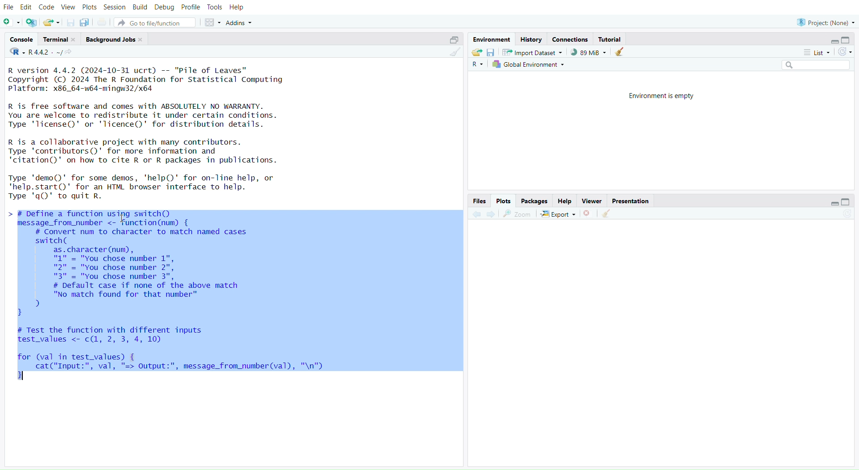  What do you see at coordinates (233, 295) in the screenshot?
I see `> # Define a function using switchQ
message_from_number <- “function(num) {
# Convert num to character to match named cases
switch(
as. character (num),
"1" = "You chose number 1",
"2" = "You chose number 2",
"3" = "You chose number 3",
# Default case if none of the above match
"No match found for that number"
d)
3
# Test the function with different inputs
test_values <- c(1, 2, 3, 4, 10)
for (val in test_values) {
cat("Input:", val, "=> Output:", message_from_number(val), "\n")
Bl` at bounding box center [233, 295].